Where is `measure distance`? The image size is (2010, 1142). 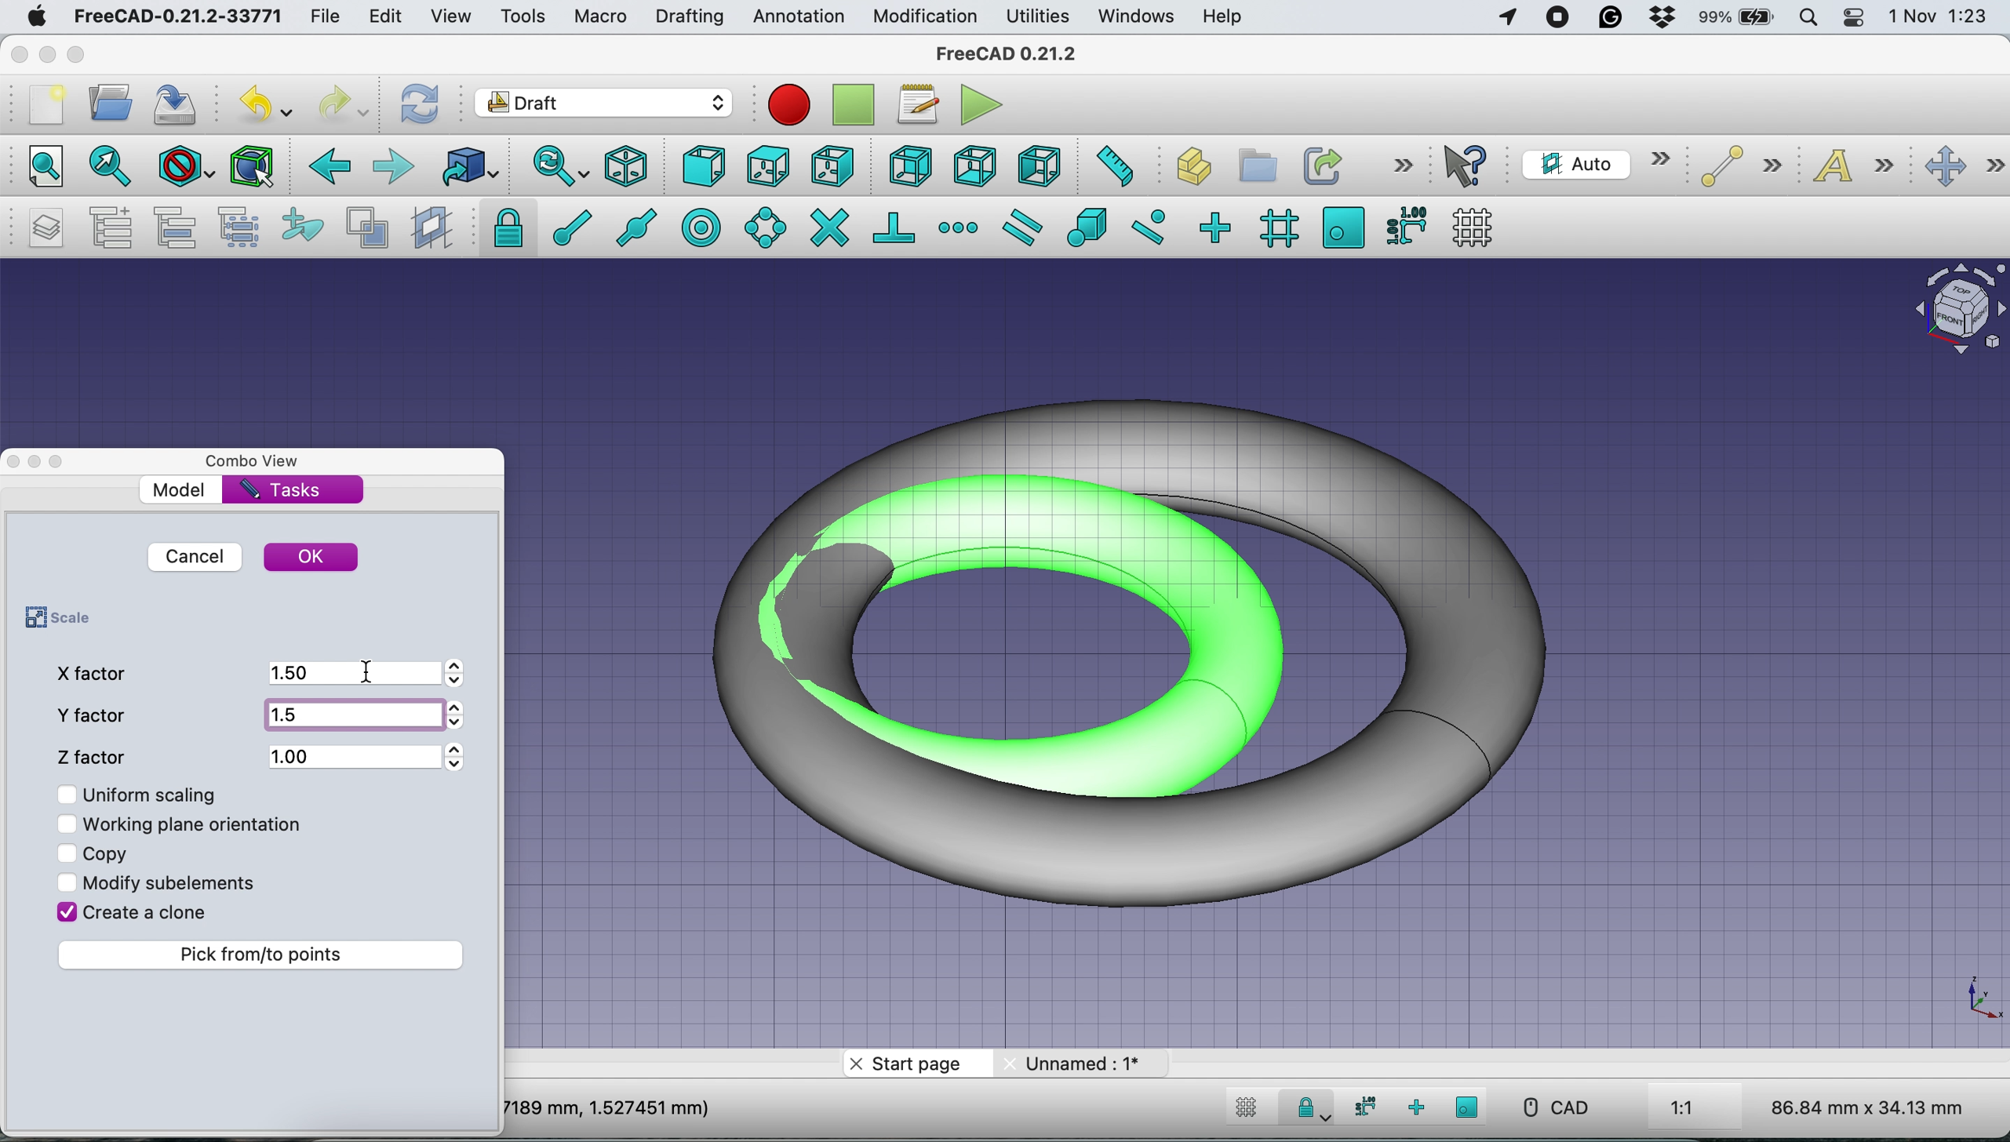
measure distance is located at coordinates (1112, 168).